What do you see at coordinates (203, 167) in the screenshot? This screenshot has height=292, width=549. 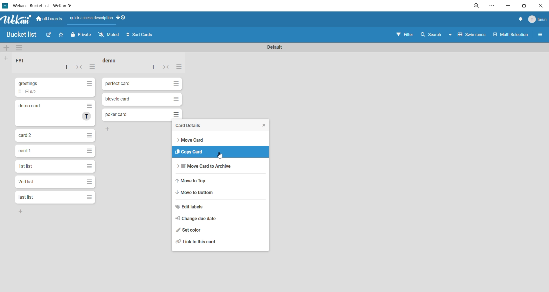 I see `move card to archive` at bounding box center [203, 167].